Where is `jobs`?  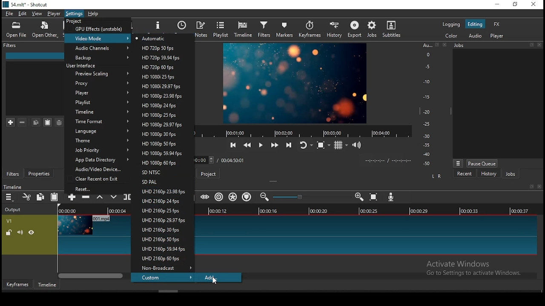
jobs is located at coordinates (511, 174).